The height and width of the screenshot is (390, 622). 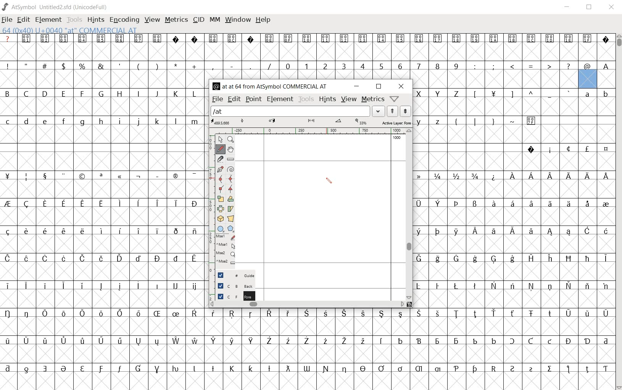 I want to click on next word list, so click(x=406, y=111).